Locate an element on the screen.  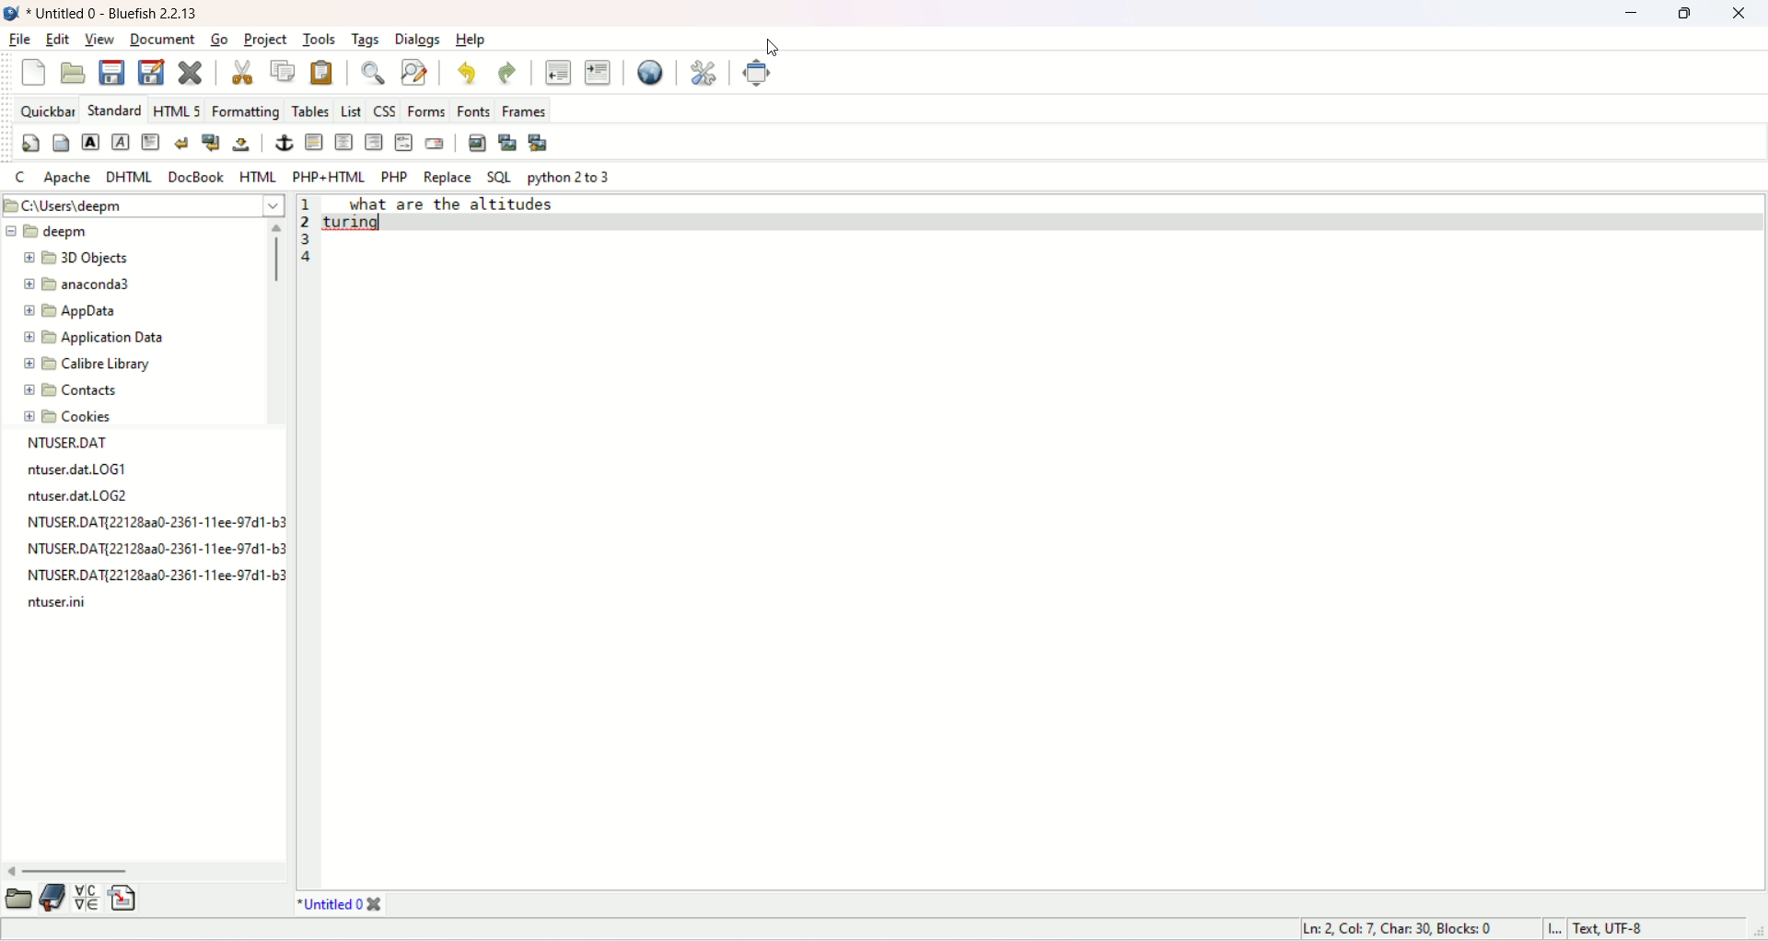
minimize is located at coordinates (1631, 16).